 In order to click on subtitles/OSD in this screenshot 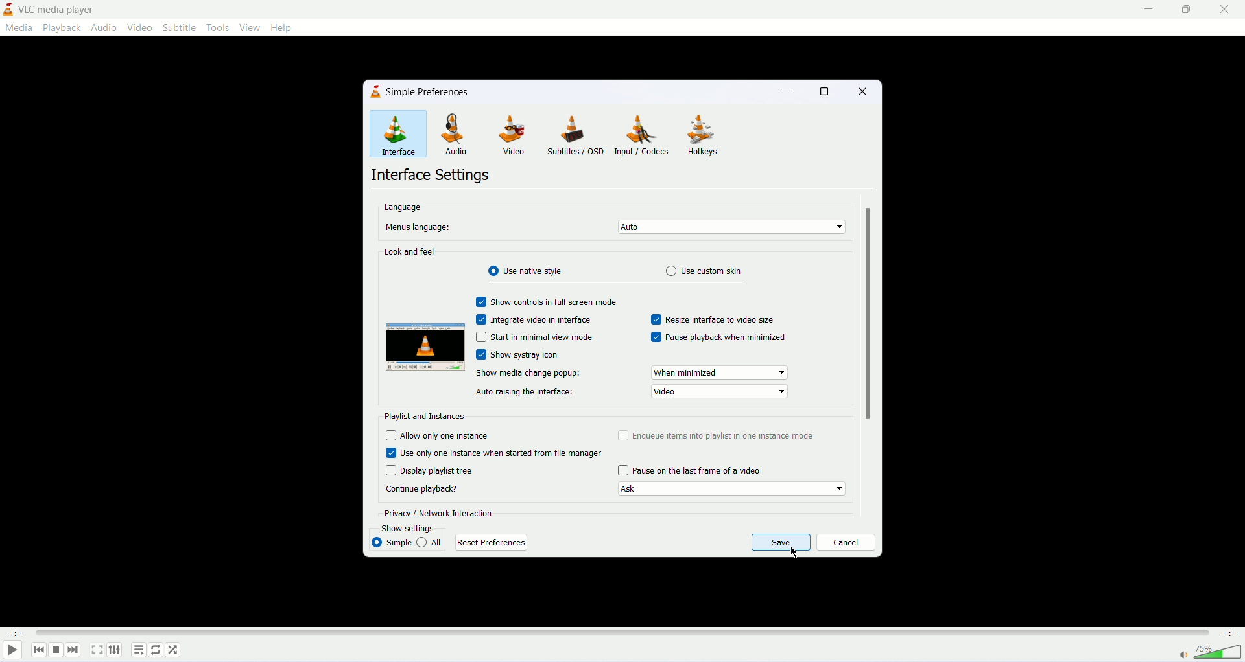, I will do `click(575, 132)`.